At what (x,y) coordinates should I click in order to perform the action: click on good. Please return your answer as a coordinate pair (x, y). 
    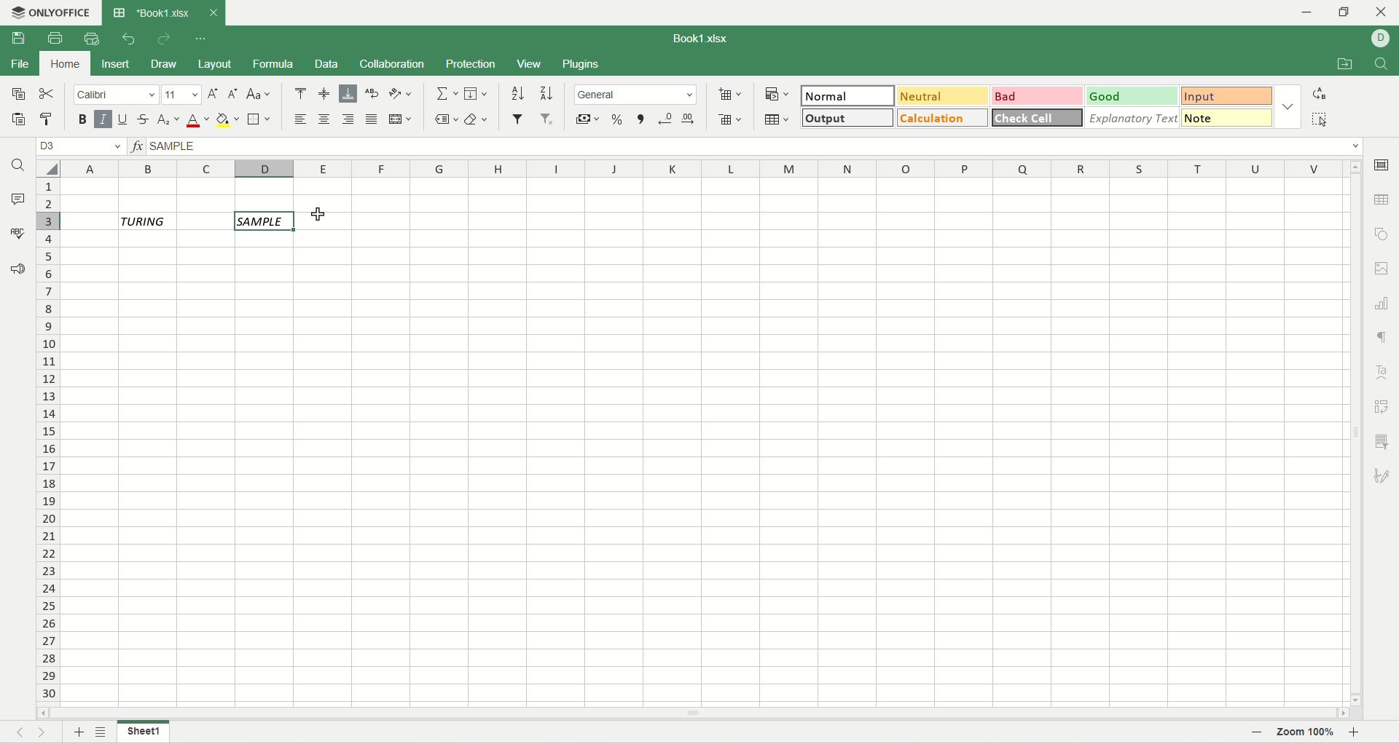
    Looking at the image, I should click on (1132, 96).